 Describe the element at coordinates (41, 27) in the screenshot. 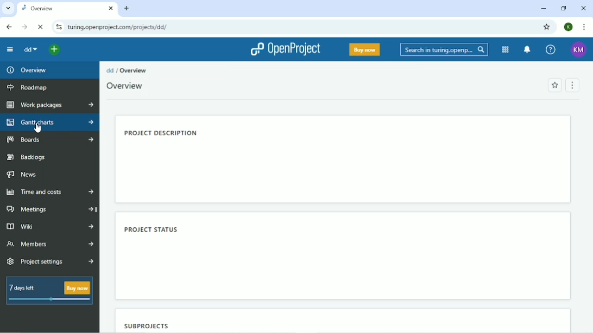

I see `Reload this page` at that location.